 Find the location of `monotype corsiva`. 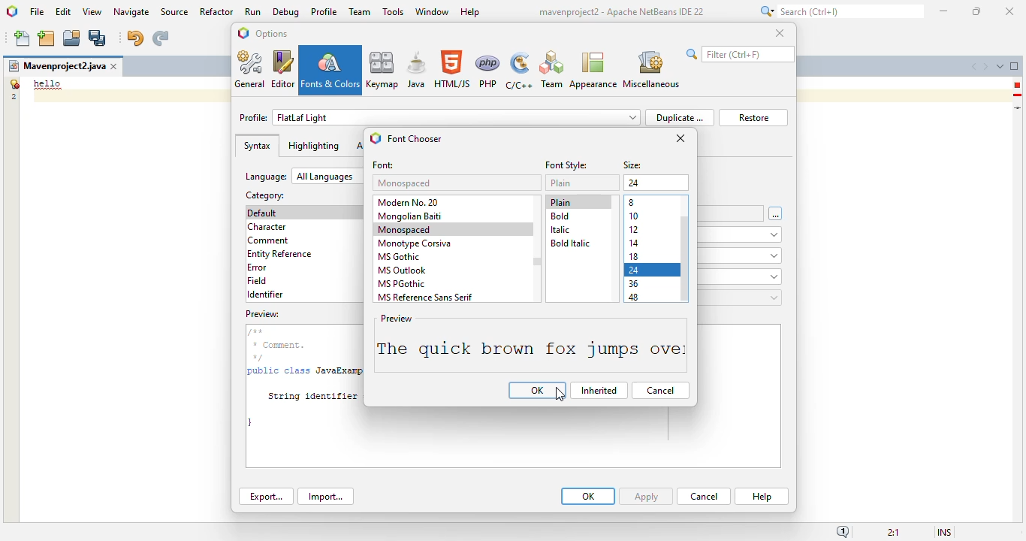

monotype corsiva is located at coordinates (415, 244).